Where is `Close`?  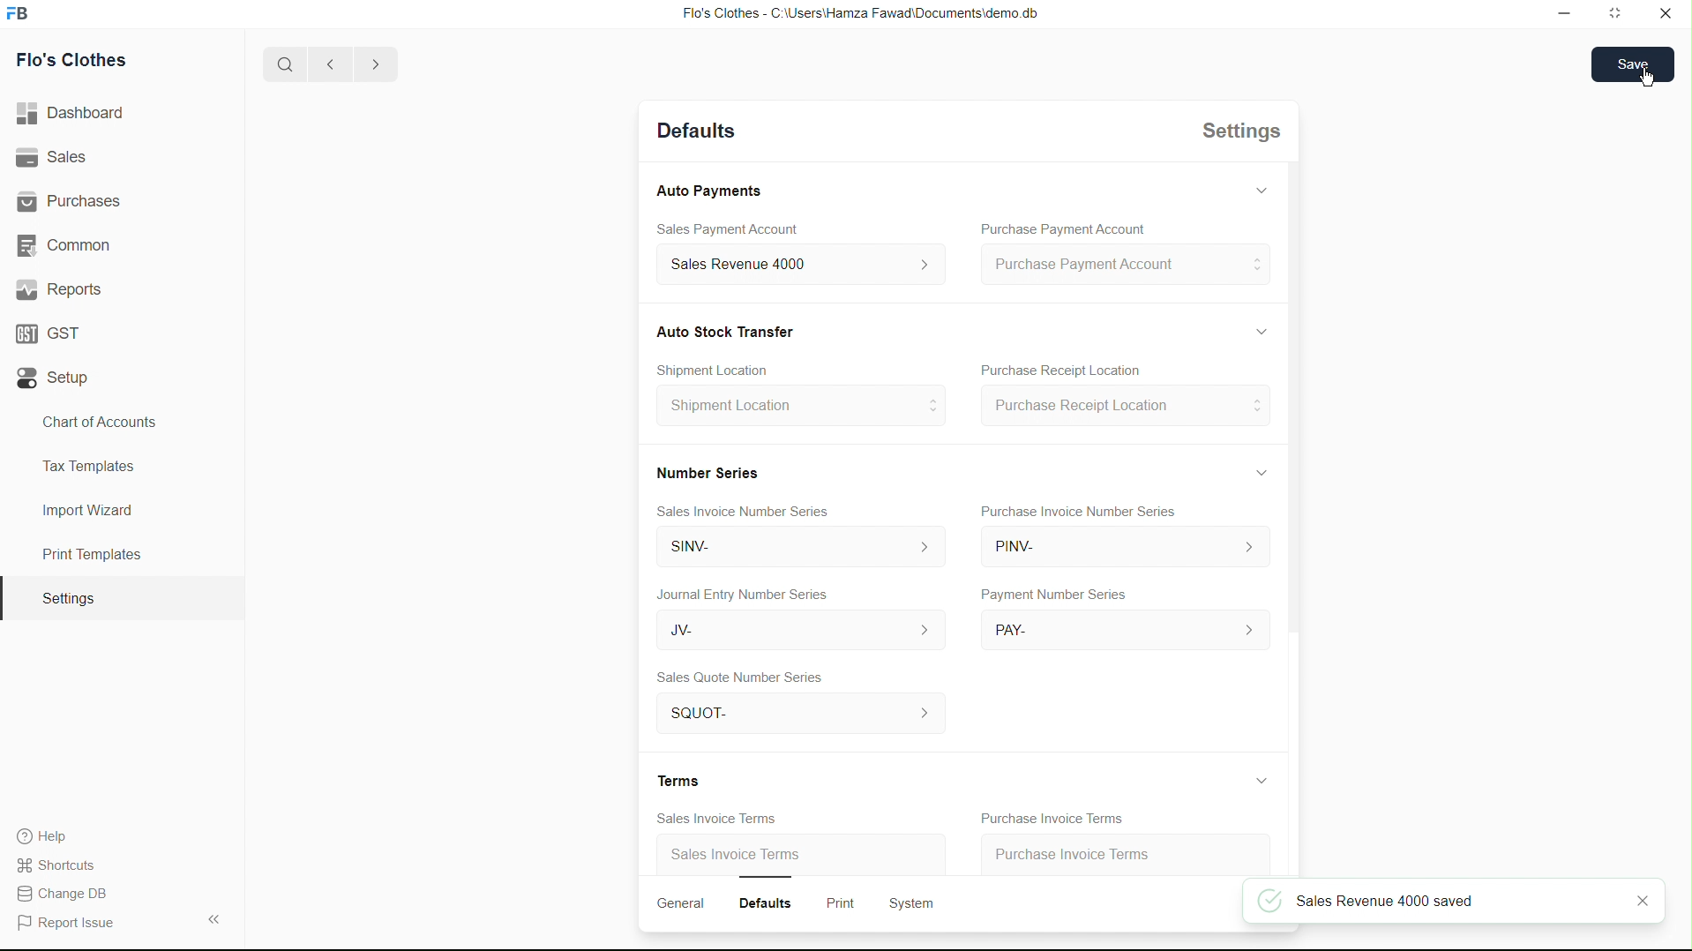
Close is located at coordinates (1666, 15).